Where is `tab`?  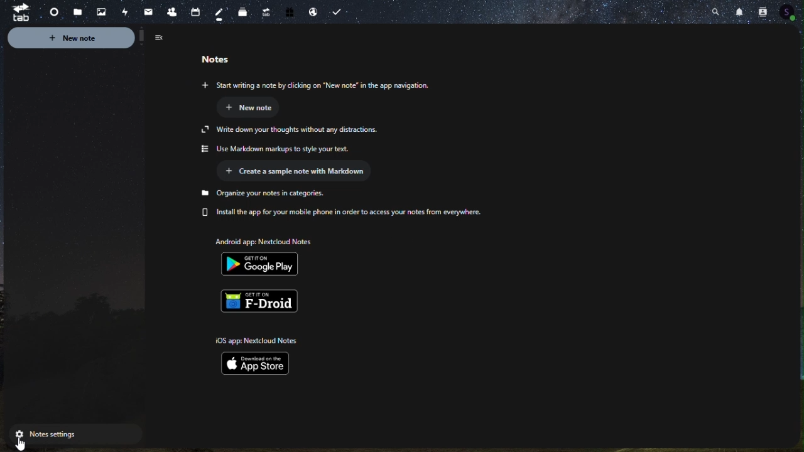 tab is located at coordinates (16, 13).